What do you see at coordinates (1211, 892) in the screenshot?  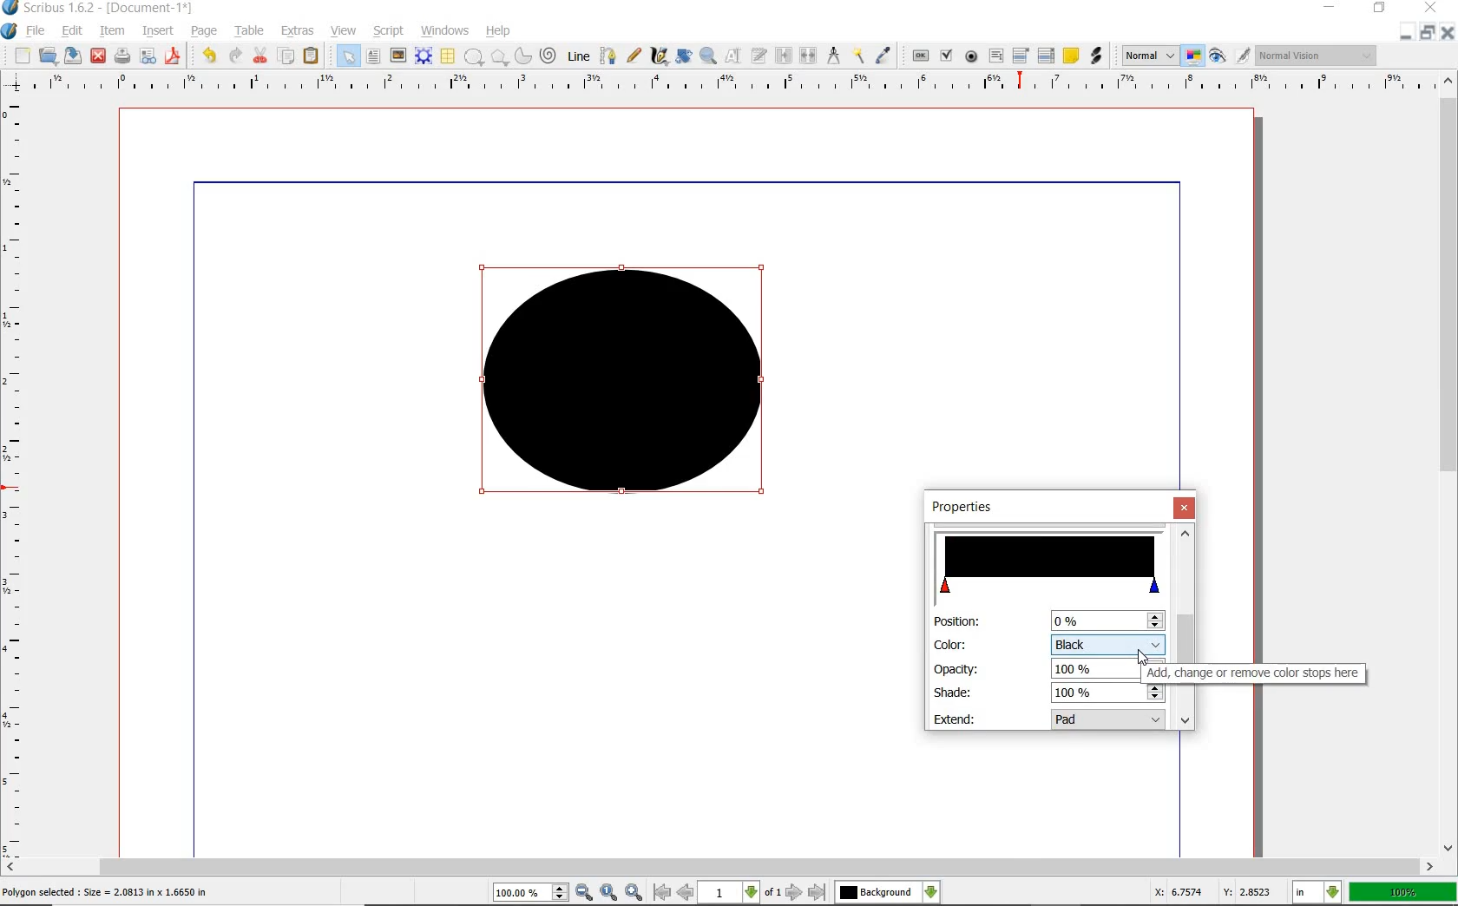 I see `coordinates` at bounding box center [1211, 892].